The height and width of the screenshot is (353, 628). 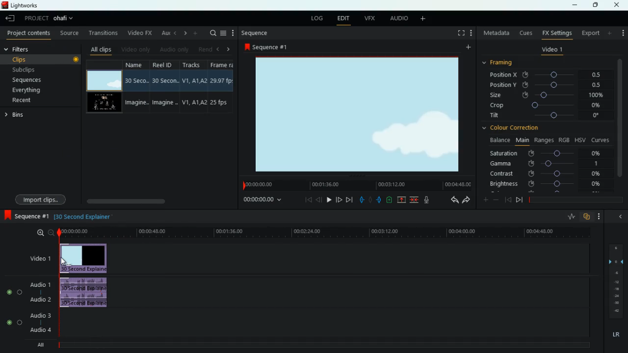 What do you see at coordinates (196, 33) in the screenshot?
I see `more` at bounding box center [196, 33].